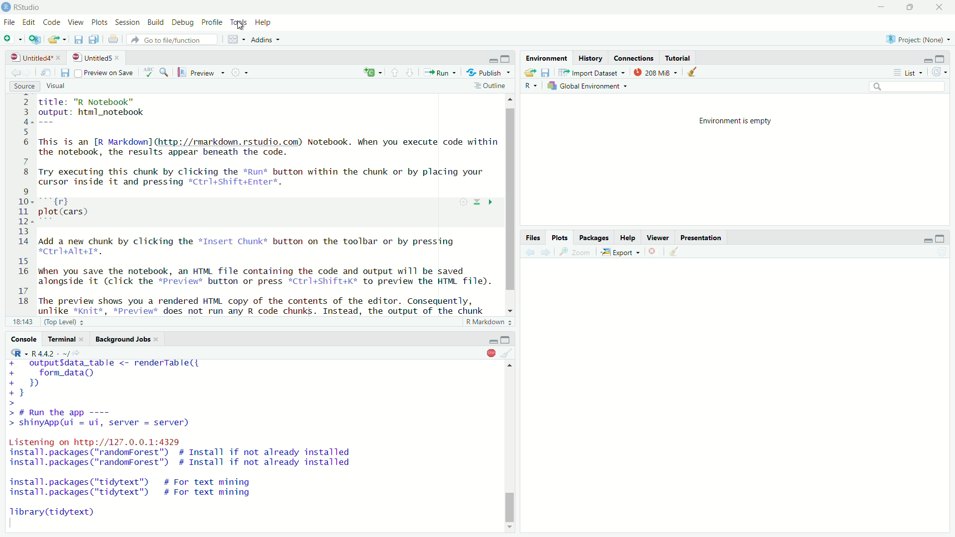  Describe the element at coordinates (927, 60) in the screenshot. I see `minimize` at that location.